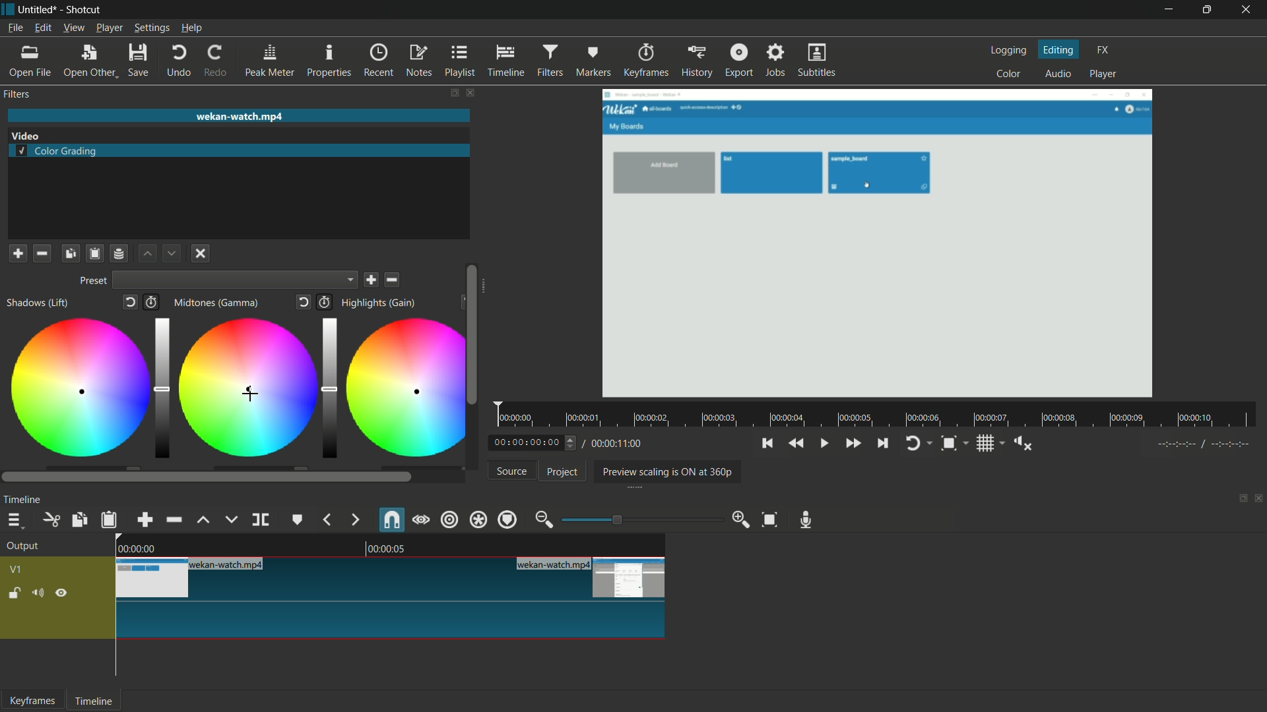  Describe the element at coordinates (39, 303) in the screenshot. I see `shadows(lift)` at that location.